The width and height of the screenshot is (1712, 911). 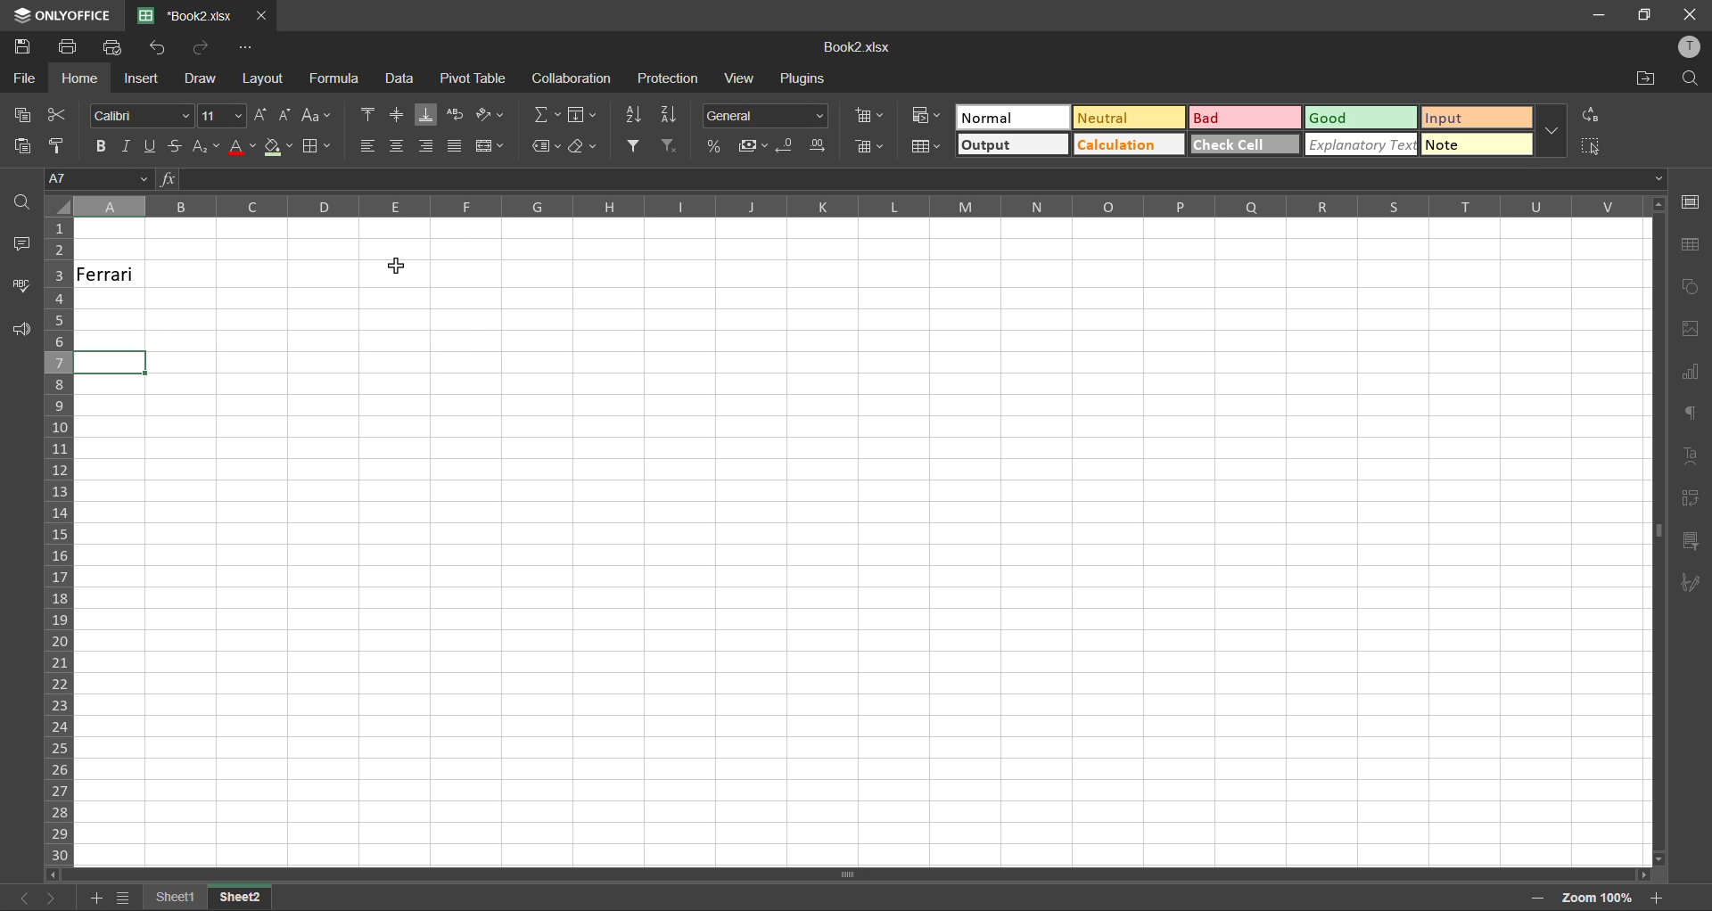 I want to click on spellcheck, so click(x=21, y=286).